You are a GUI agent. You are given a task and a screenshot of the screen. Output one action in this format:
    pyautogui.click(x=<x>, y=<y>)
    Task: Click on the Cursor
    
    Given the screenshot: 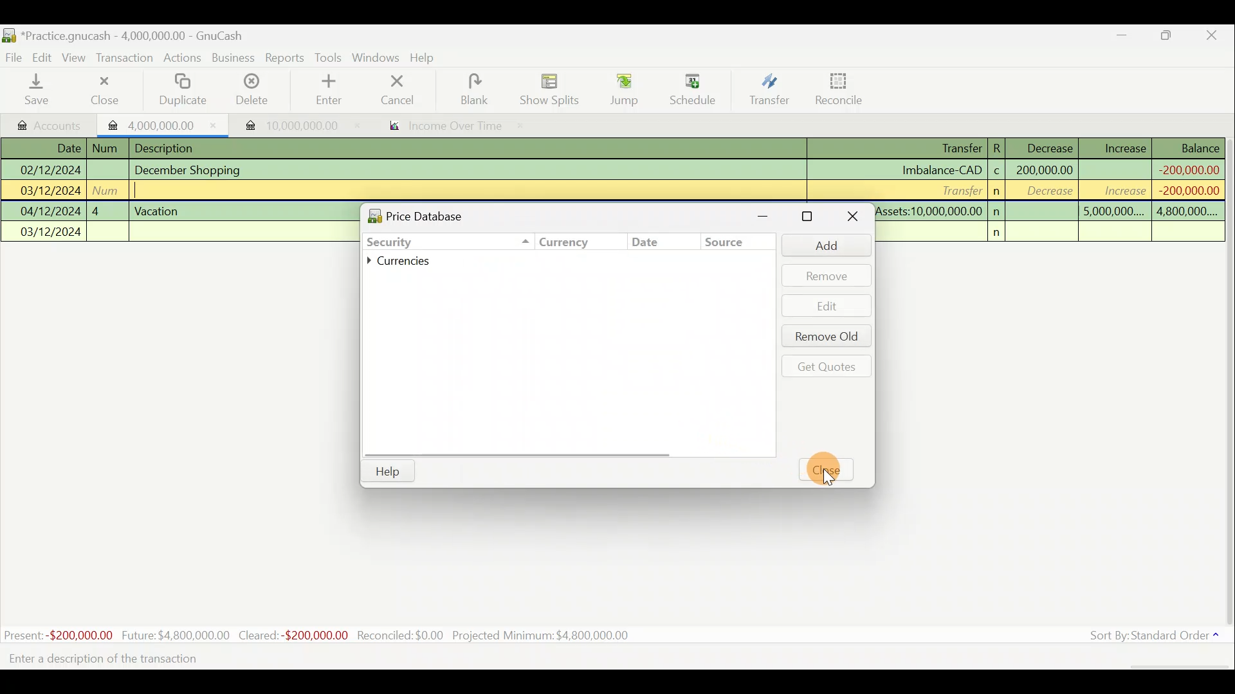 What is the action you would take?
    pyautogui.click(x=824, y=482)
    